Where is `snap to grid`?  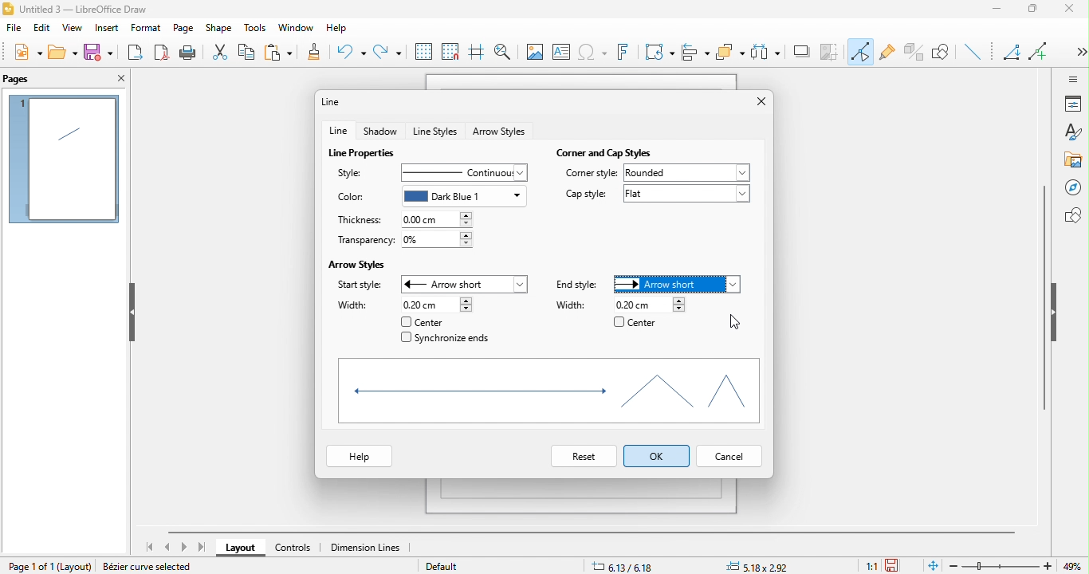
snap to grid is located at coordinates (450, 52).